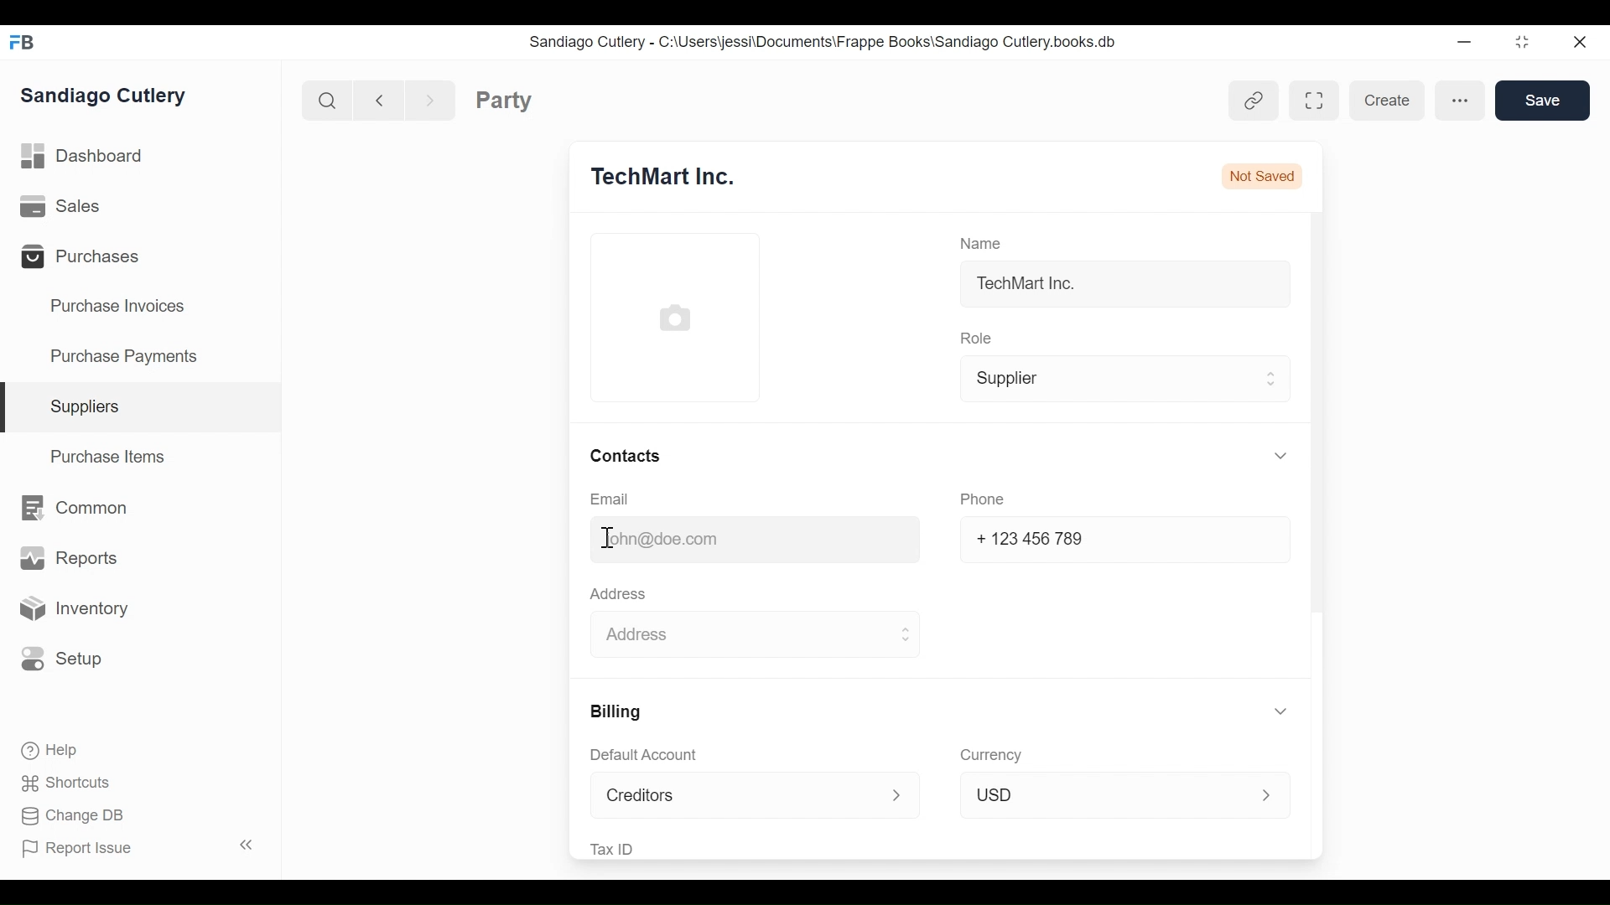 Image resolution: width=1610 pixels, height=905 pixels. I want to click on TechMart Inc., so click(1031, 287).